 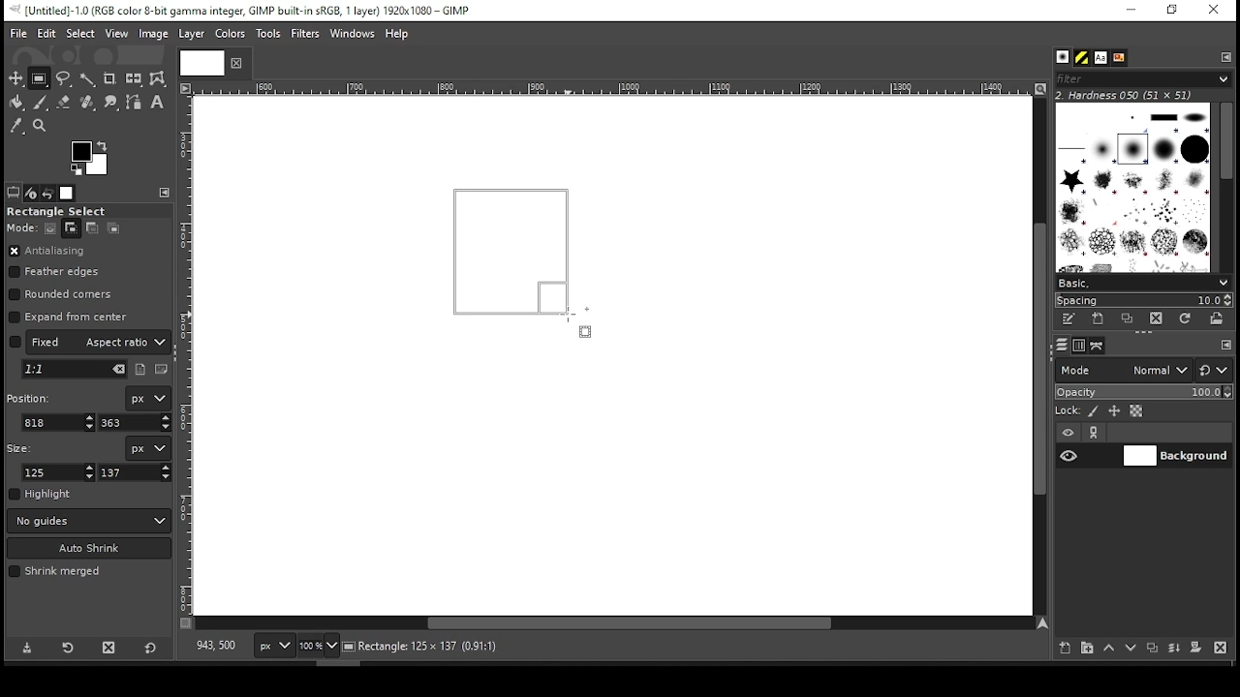 What do you see at coordinates (68, 194) in the screenshot?
I see `images` at bounding box center [68, 194].